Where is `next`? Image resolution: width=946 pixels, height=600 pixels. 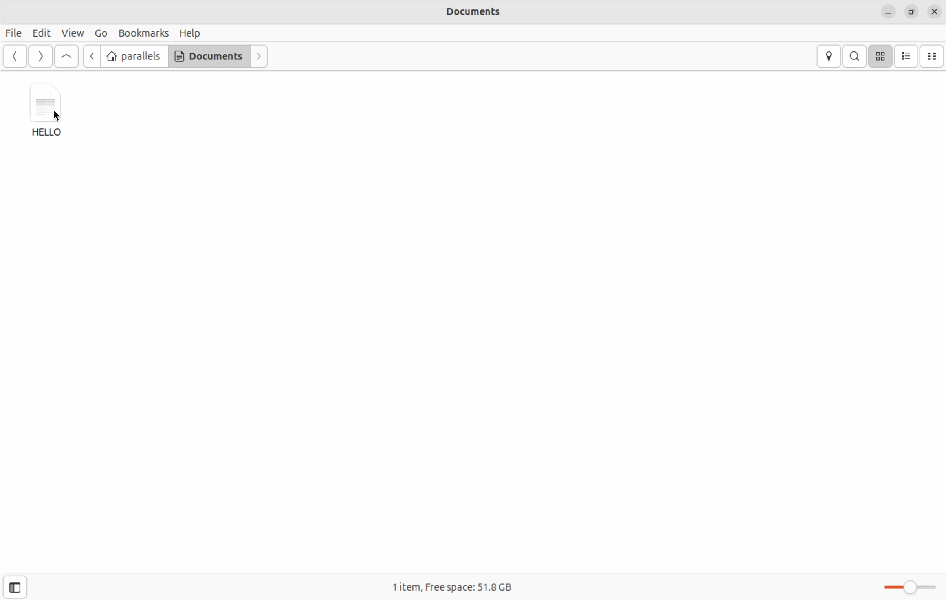 next is located at coordinates (258, 55).